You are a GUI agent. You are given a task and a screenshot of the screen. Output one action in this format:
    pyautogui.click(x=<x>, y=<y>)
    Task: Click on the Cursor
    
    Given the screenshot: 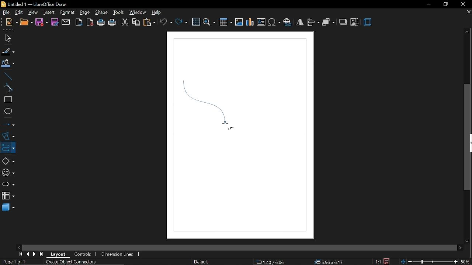 What is the action you would take?
    pyautogui.click(x=226, y=127)
    